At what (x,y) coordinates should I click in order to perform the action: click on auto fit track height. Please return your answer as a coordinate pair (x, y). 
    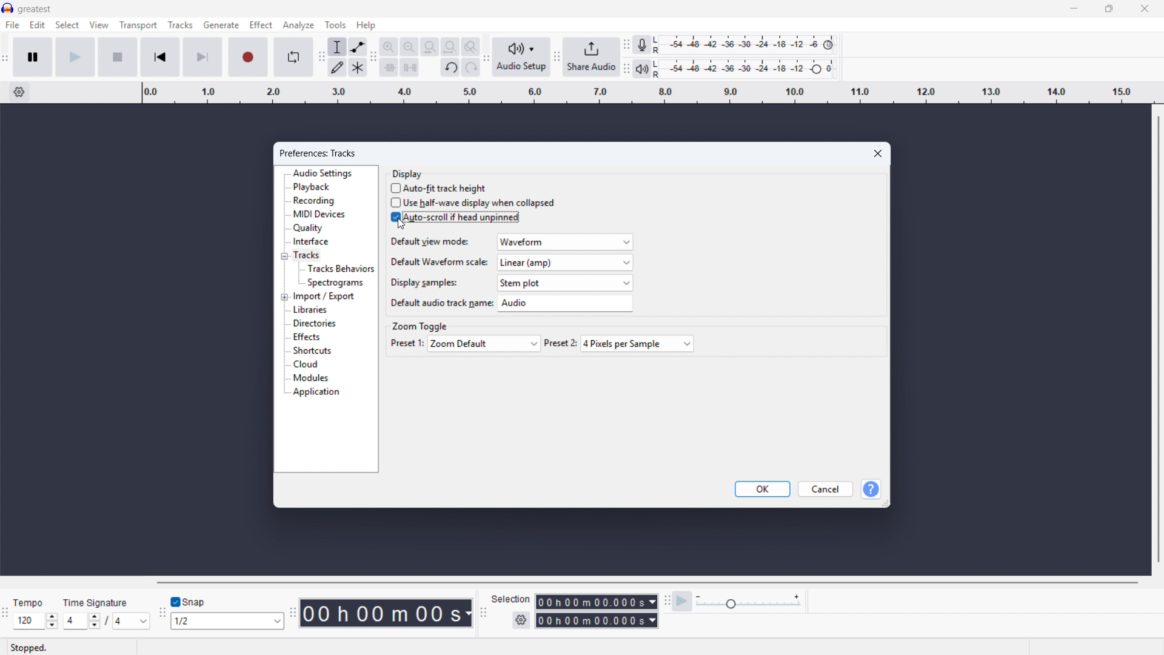
    Looking at the image, I should click on (440, 188).